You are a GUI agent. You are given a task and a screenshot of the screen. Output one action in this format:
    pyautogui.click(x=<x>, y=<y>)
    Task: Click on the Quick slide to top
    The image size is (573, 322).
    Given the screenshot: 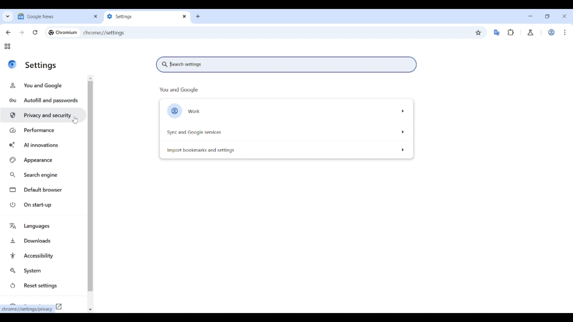 What is the action you would take?
    pyautogui.click(x=90, y=78)
    